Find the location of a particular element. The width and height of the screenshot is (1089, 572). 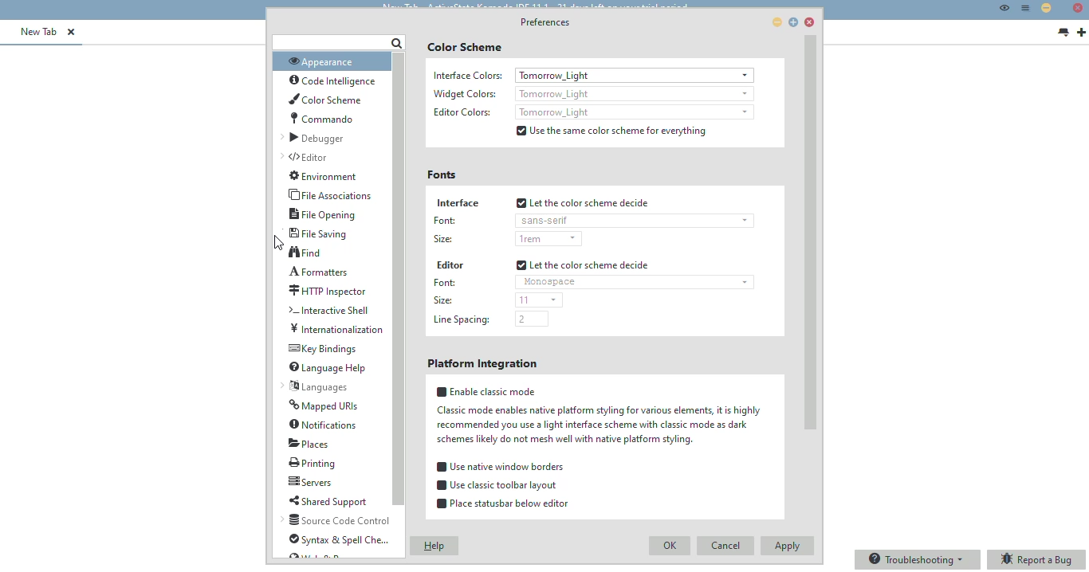

minimize is located at coordinates (778, 22).